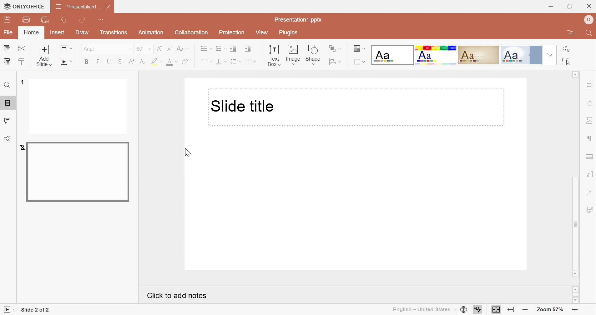 This screenshot has height=315, width=596. I want to click on Restore Down, so click(570, 7).